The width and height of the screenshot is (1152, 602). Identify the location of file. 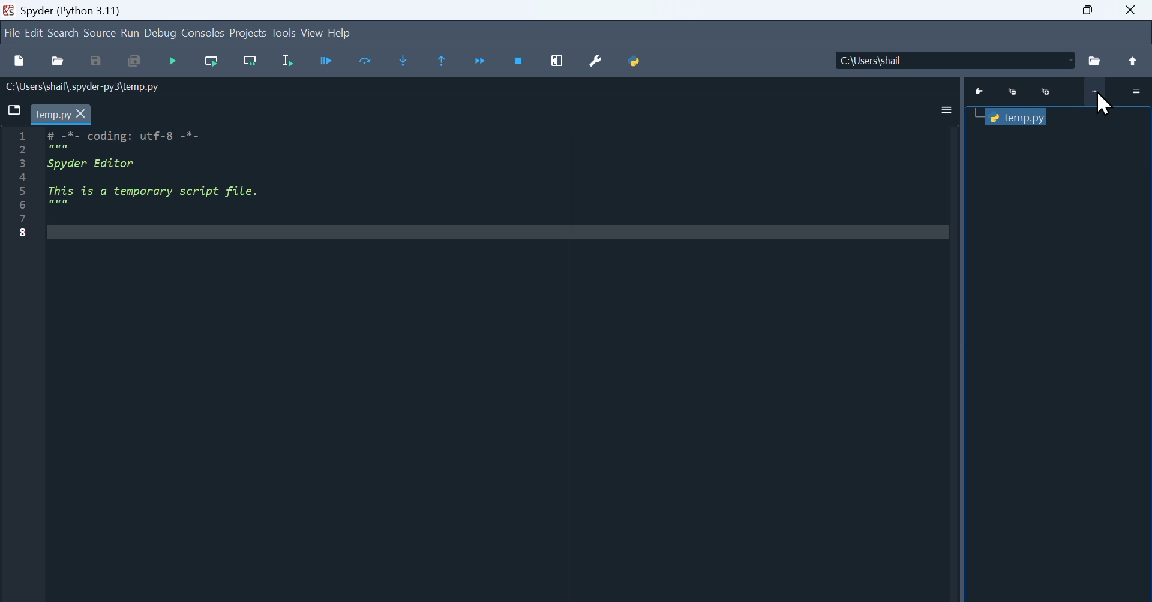
(11, 34).